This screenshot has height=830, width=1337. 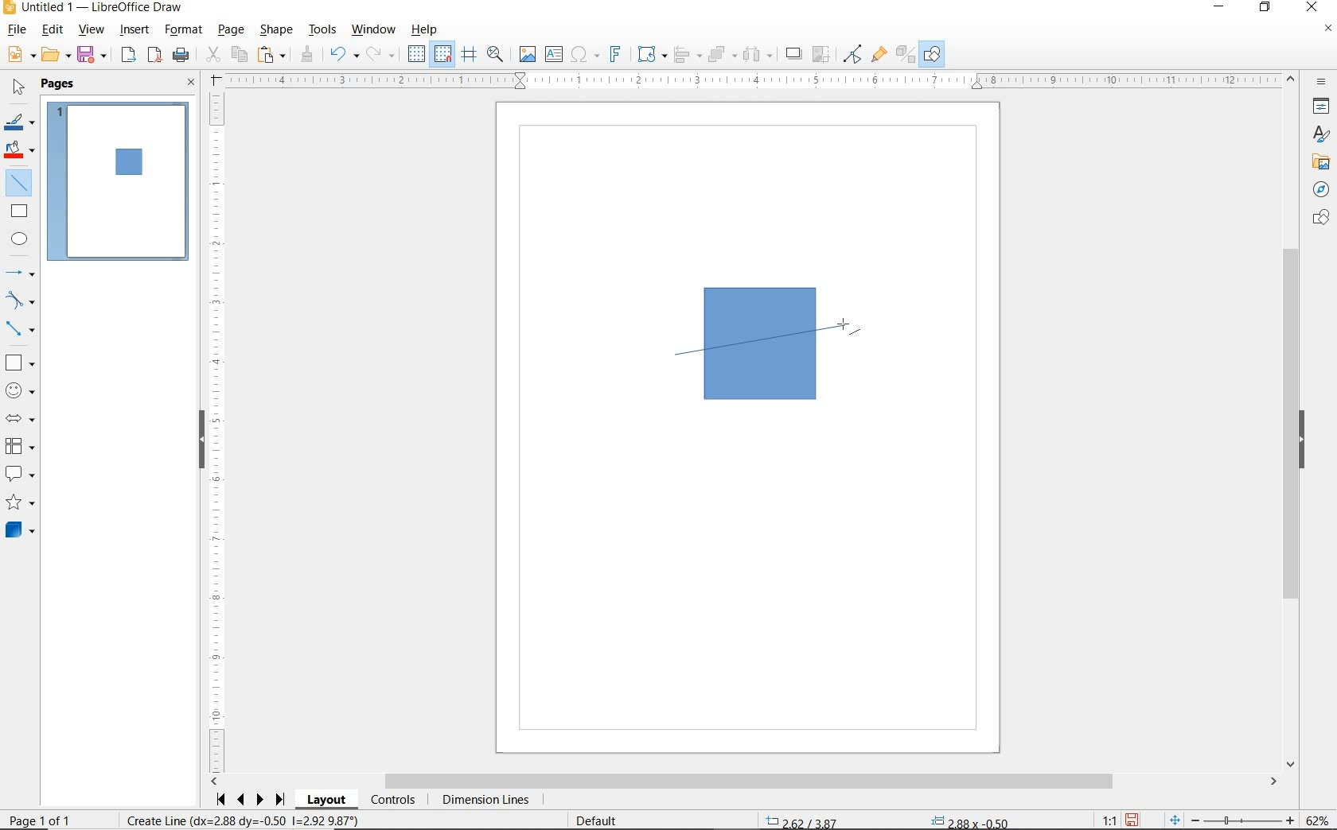 I want to click on INSERT TEXT BOX, so click(x=553, y=55).